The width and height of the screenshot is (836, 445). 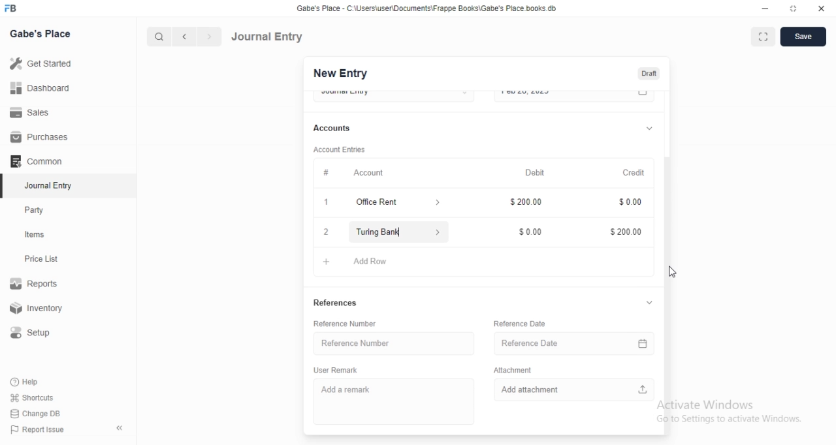 What do you see at coordinates (333, 369) in the screenshot?
I see `User Remark.` at bounding box center [333, 369].